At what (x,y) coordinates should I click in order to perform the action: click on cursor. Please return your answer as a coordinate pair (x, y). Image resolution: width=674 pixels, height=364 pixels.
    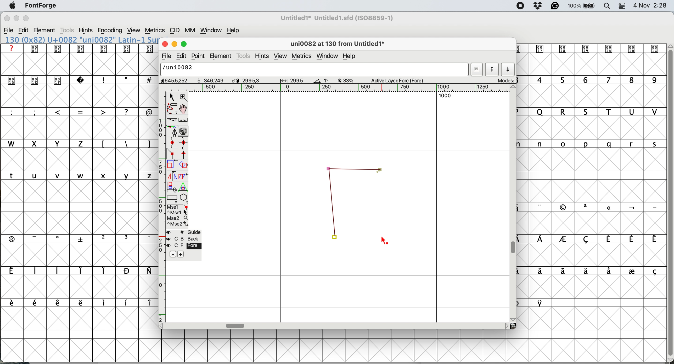
    Looking at the image, I should click on (385, 241).